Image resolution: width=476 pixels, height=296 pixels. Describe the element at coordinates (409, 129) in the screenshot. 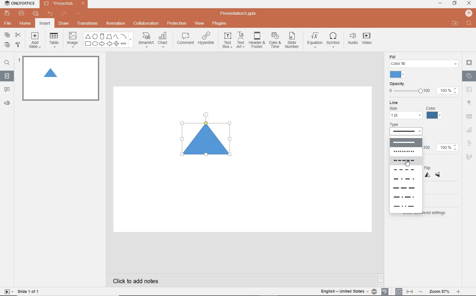

I see `line type` at that location.